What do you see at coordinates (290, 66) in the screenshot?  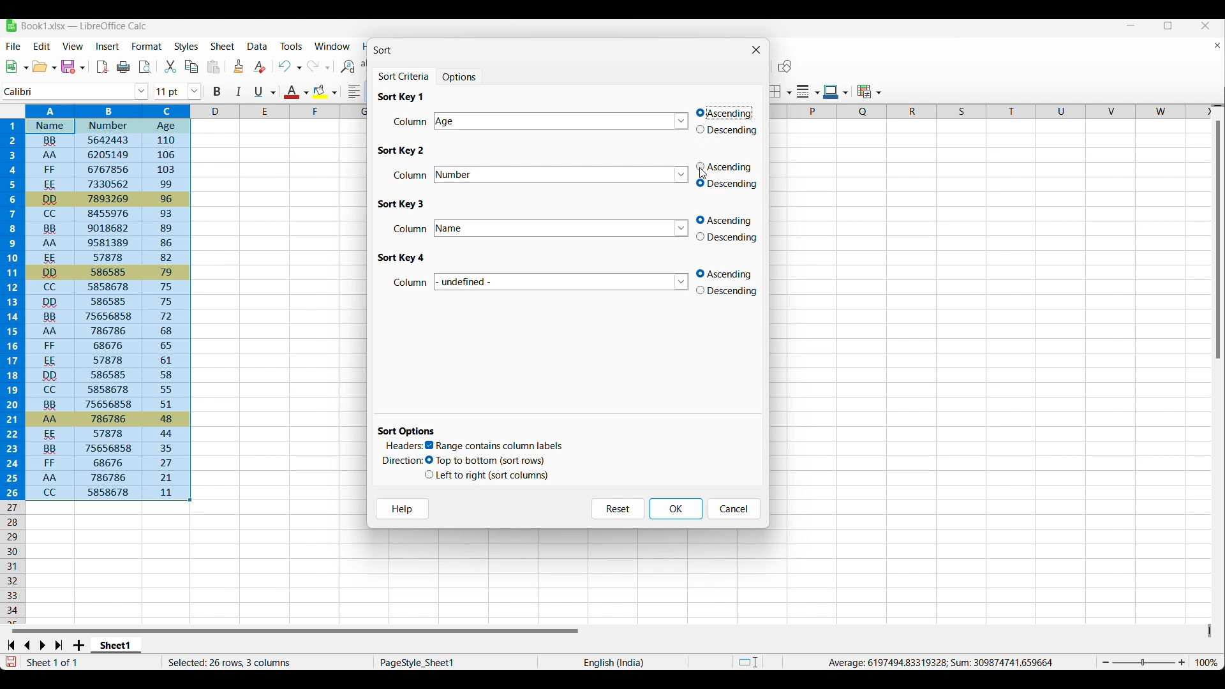 I see `Undo and undo options` at bounding box center [290, 66].